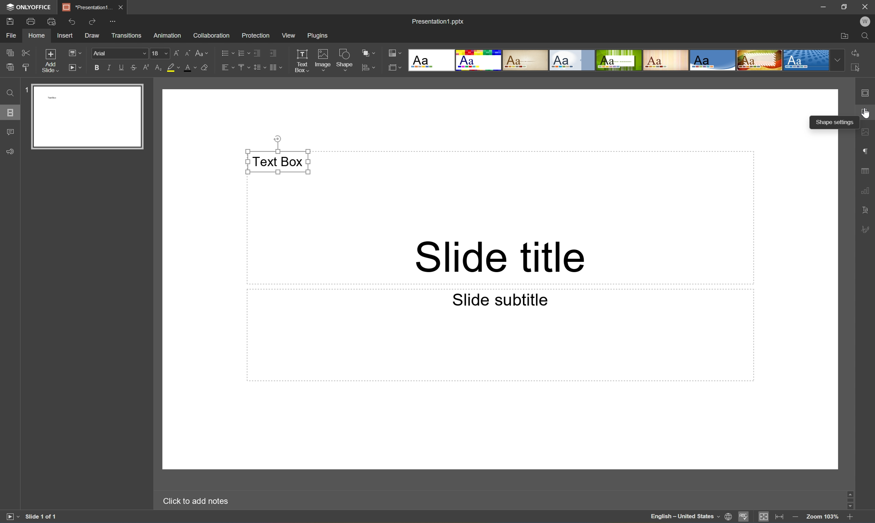  What do you see at coordinates (728, 517) in the screenshot?
I see `Set document language` at bounding box center [728, 517].